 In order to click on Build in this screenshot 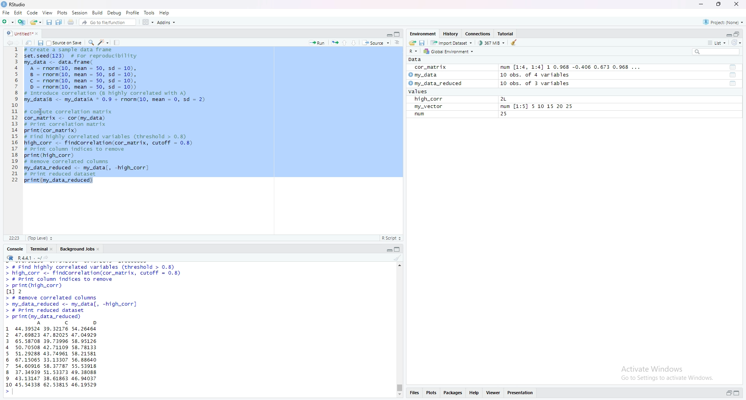, I will do `click(97, 13)`.